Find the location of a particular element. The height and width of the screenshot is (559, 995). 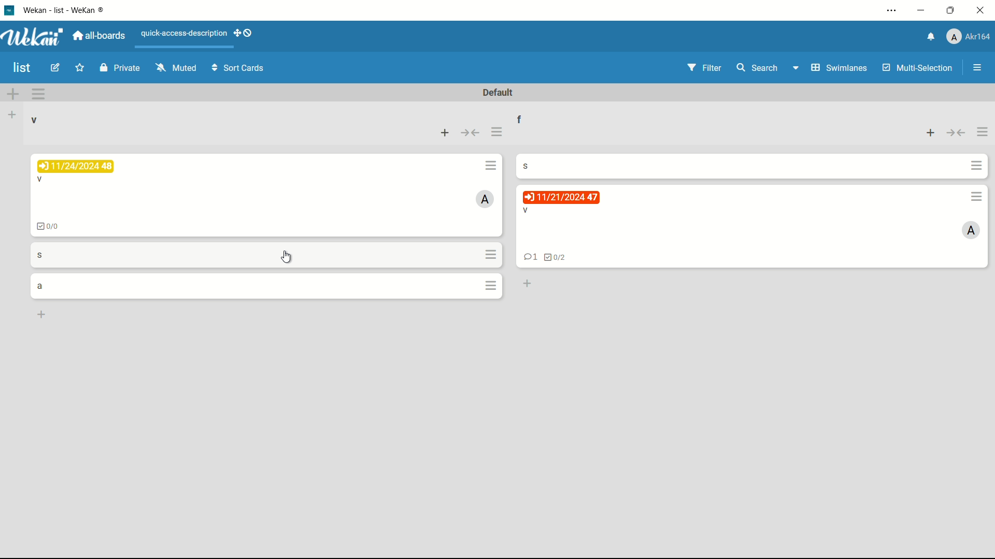

checklist is located at coordinates (557, 258).